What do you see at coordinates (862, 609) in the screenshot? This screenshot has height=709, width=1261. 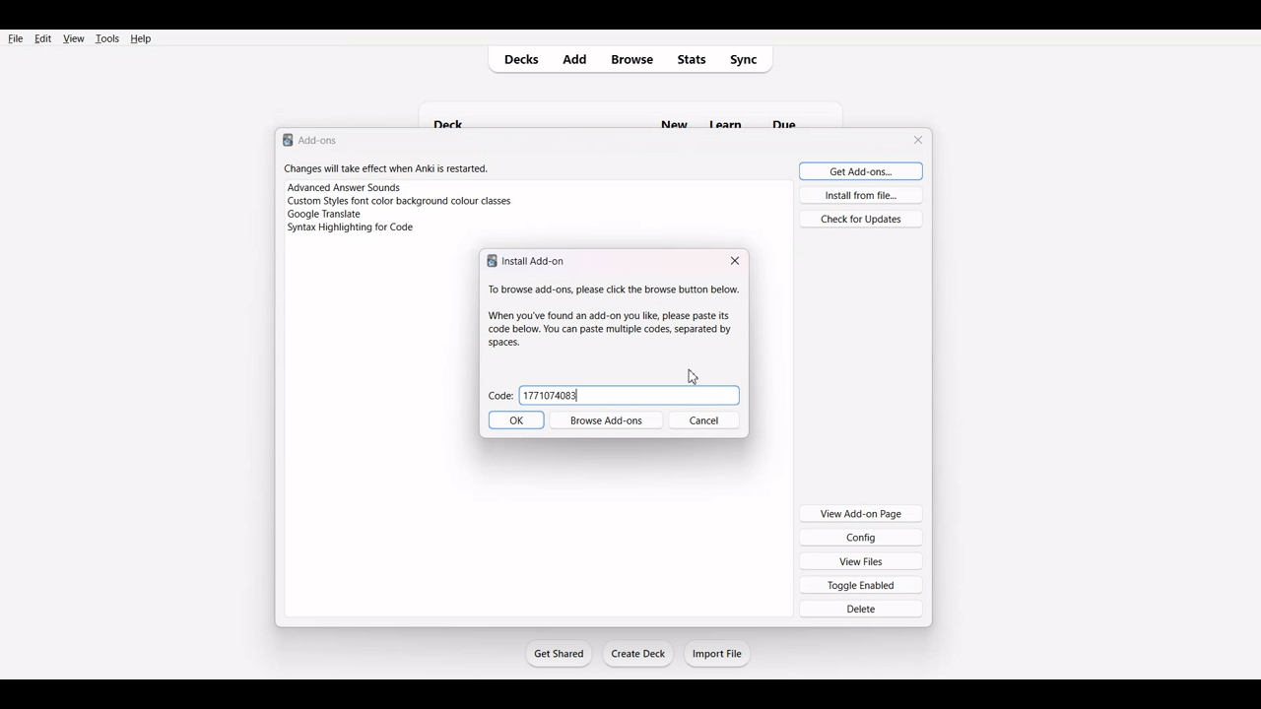 I see `Delete` at bounding box center [862, 609].